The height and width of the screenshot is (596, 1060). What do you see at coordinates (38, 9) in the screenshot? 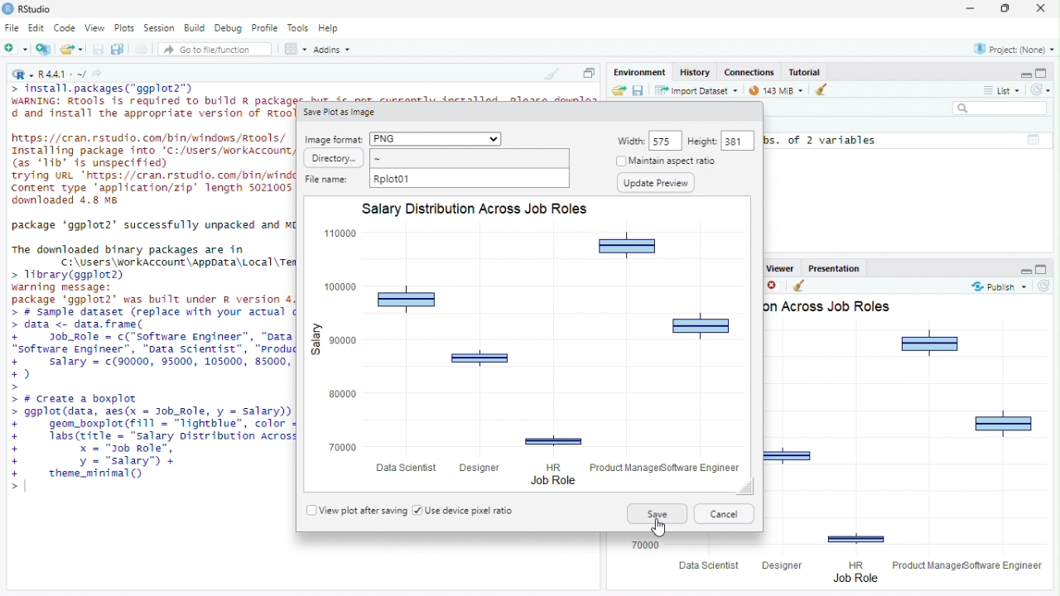
I see `RStudio` at bounding box center [38, 9].